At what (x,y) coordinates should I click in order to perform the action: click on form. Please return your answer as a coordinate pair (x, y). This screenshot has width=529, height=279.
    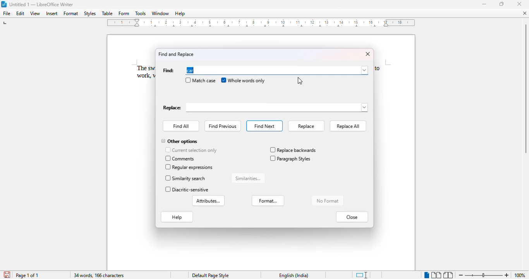
    Looking at the image, I should click on (124, 14).